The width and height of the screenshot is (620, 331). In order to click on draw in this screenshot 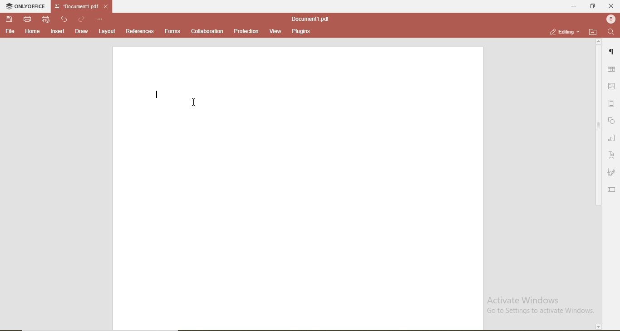, I will do `click(81, 31)`.